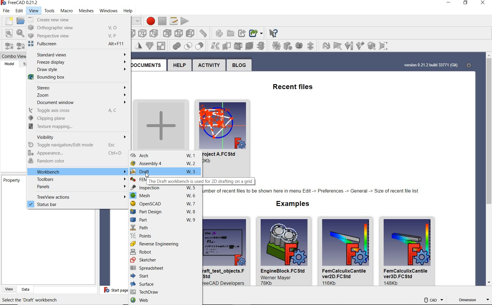 This screenshot has width=492, height=305. I want to click on the draft workbench is used for D drafting on a bench, so click(201, 181).